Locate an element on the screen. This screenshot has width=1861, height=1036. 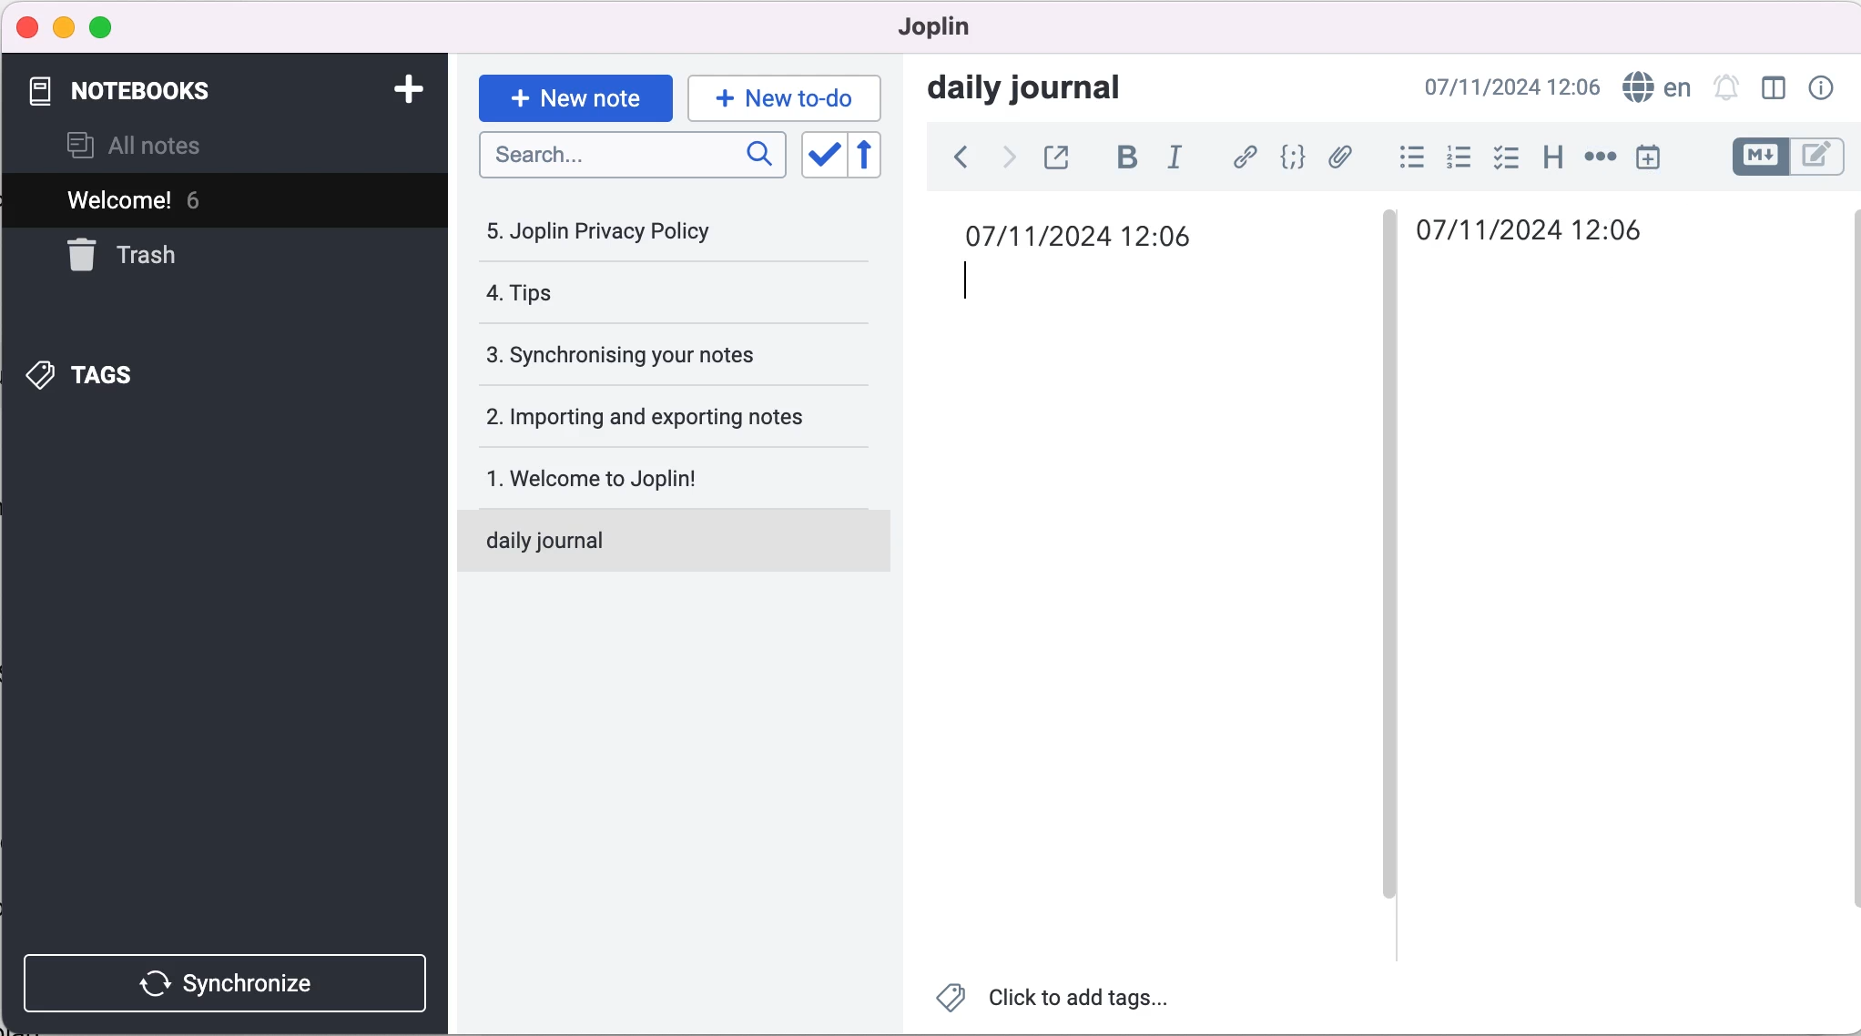
all notes is located at coordinates (150, 148).